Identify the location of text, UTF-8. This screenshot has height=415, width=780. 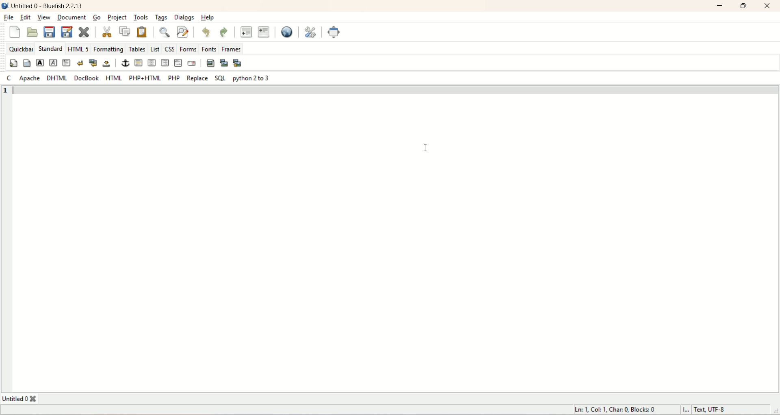
(715, 410).